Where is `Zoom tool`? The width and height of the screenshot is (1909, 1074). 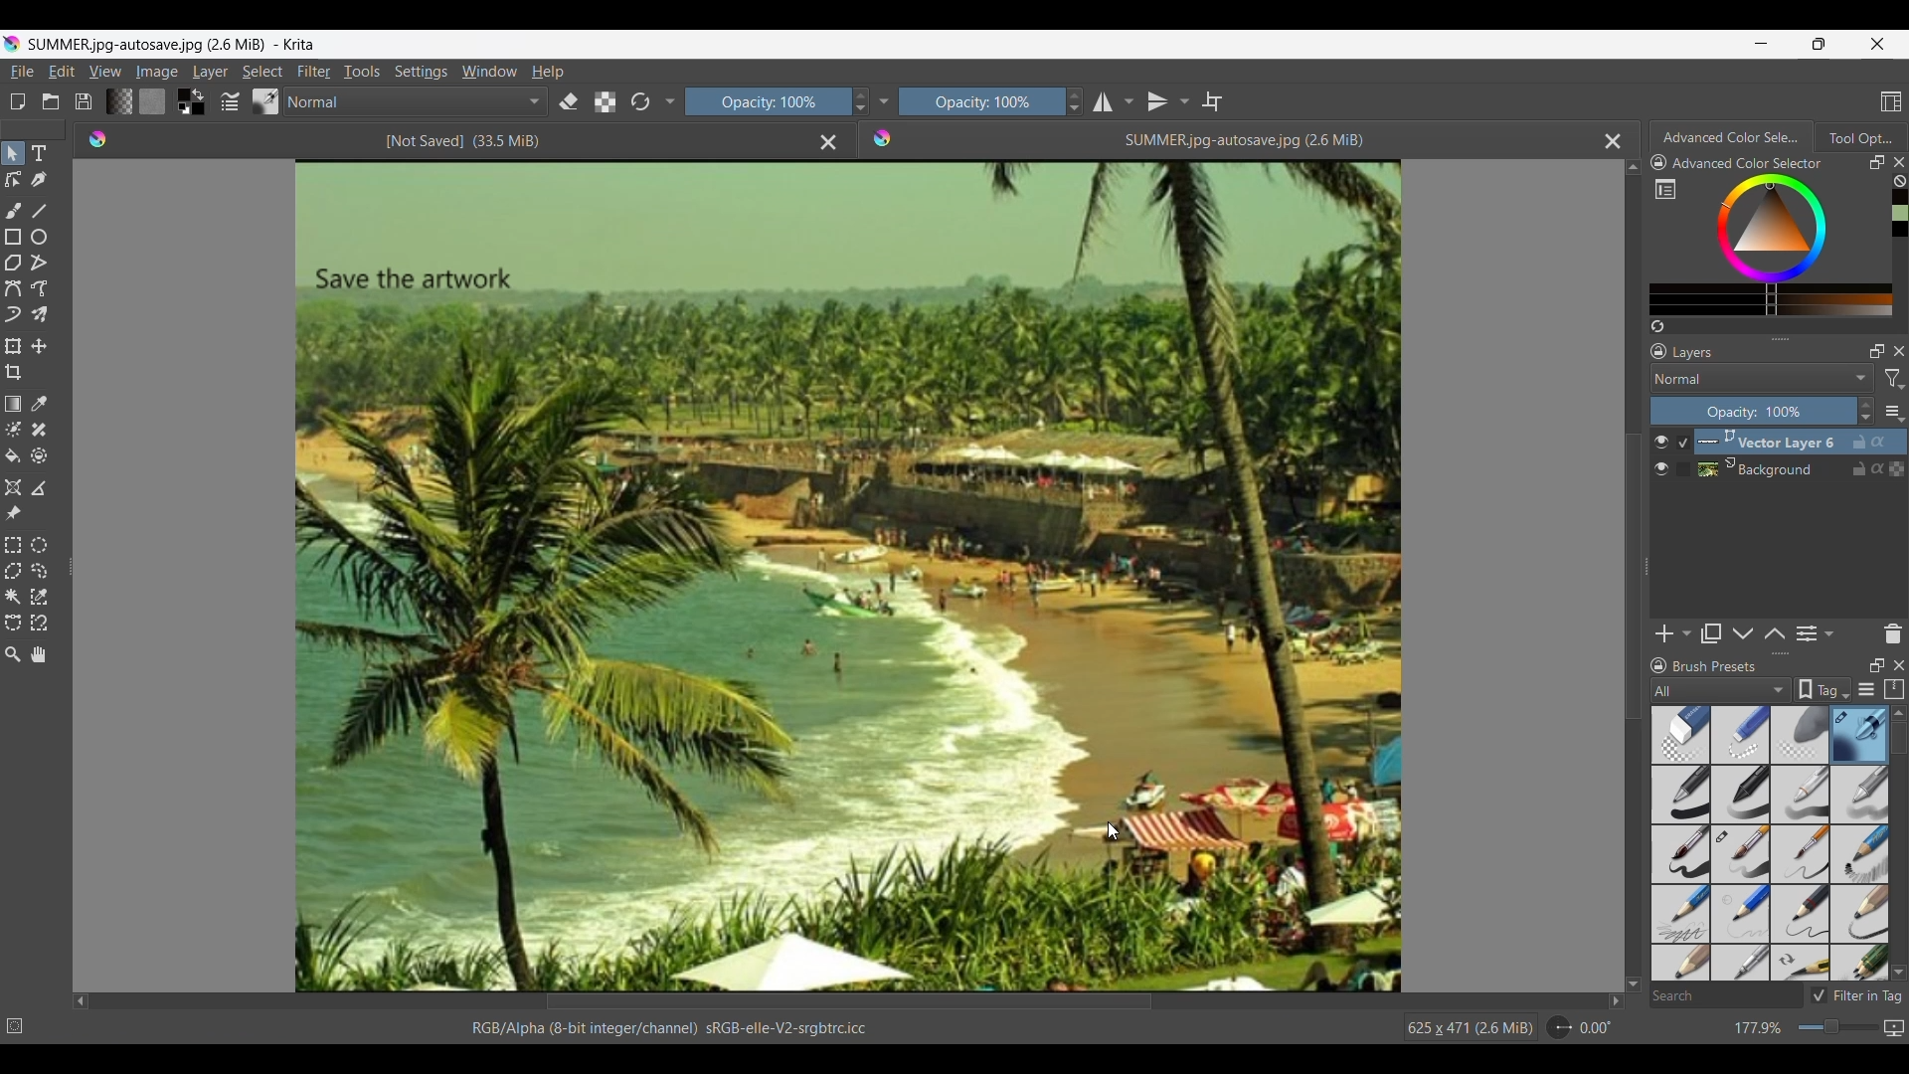
Zoom tool is located at coordinates (12, 654).